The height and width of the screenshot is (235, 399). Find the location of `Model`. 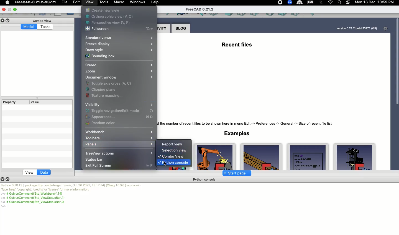

Model is located at coordinates (29, 27).